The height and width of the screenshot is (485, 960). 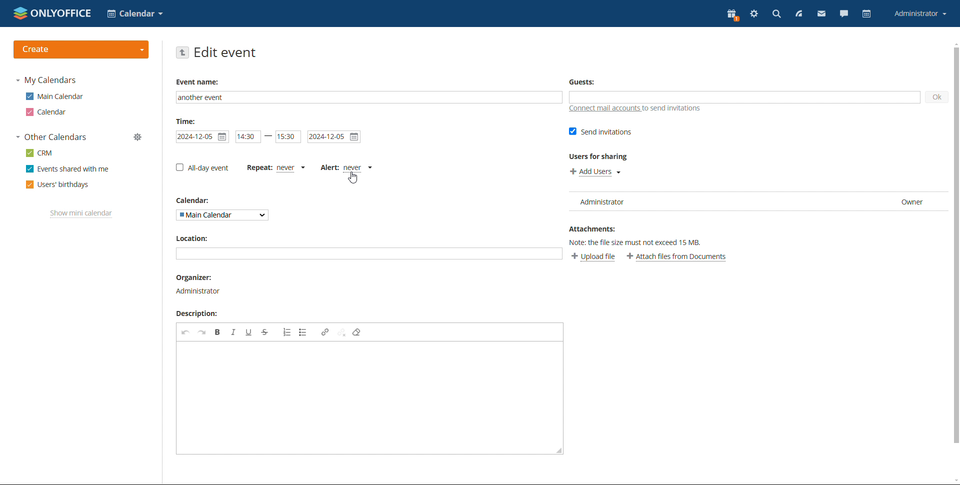 I want to click on all-day event checkbox, so click(x=202, y=167).